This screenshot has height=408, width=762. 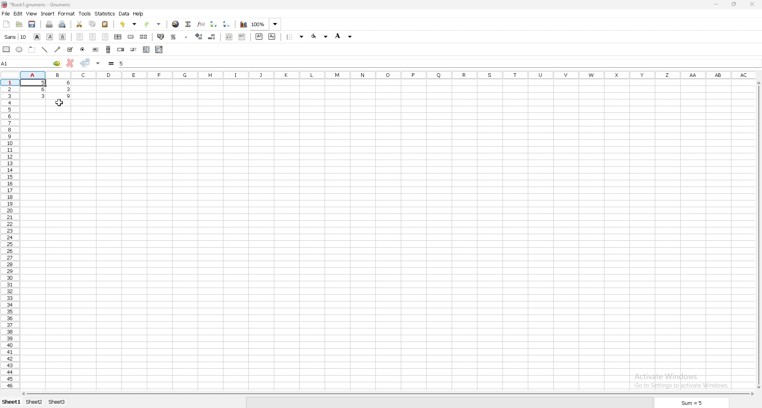 I want to click on print preview, so click(x=63, y=24).